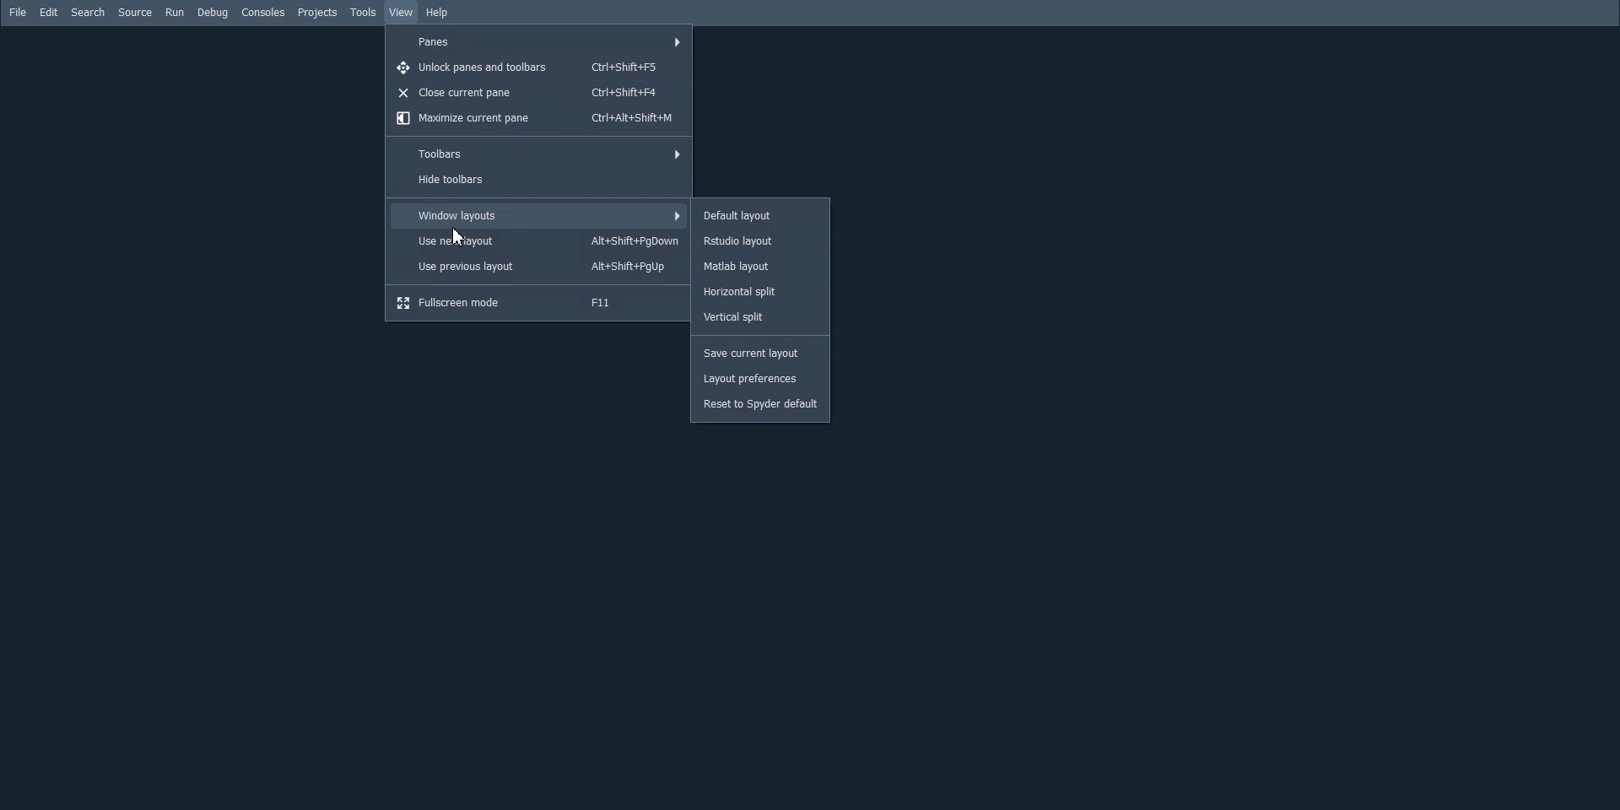  Describe the element at coordinates (537, 181) in the screenshot. I see `Hide toolbars` at that location.